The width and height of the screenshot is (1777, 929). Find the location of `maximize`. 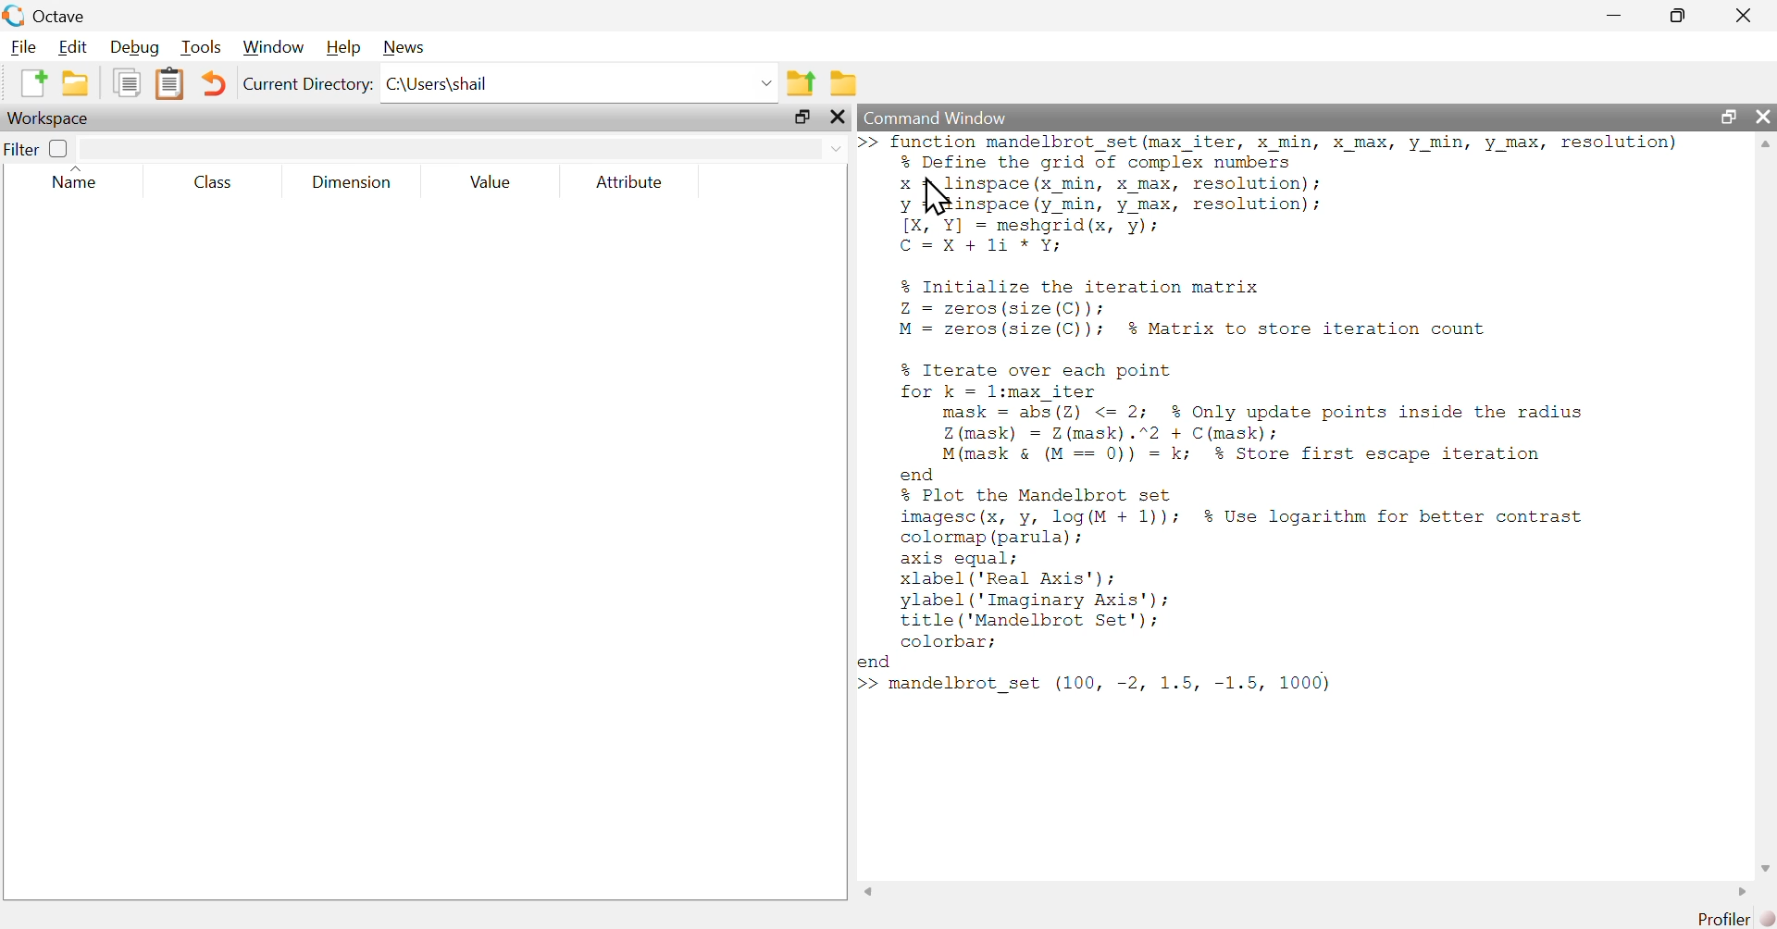

maximize is located at coordinates (1729, 118).